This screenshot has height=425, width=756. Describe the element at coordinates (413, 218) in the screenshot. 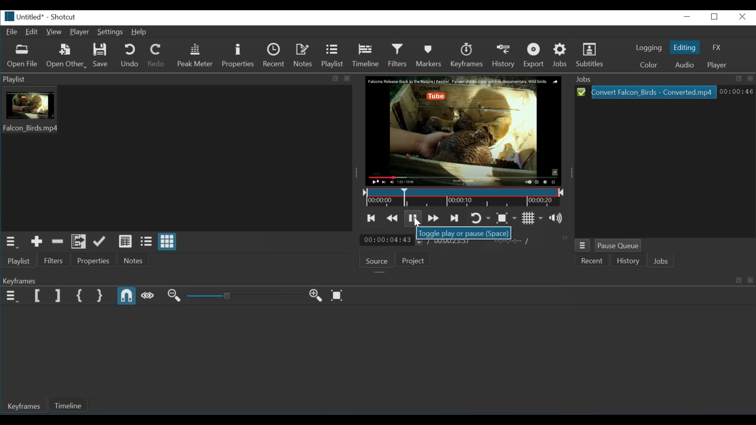

I see `Toggle play or pause` at that location.